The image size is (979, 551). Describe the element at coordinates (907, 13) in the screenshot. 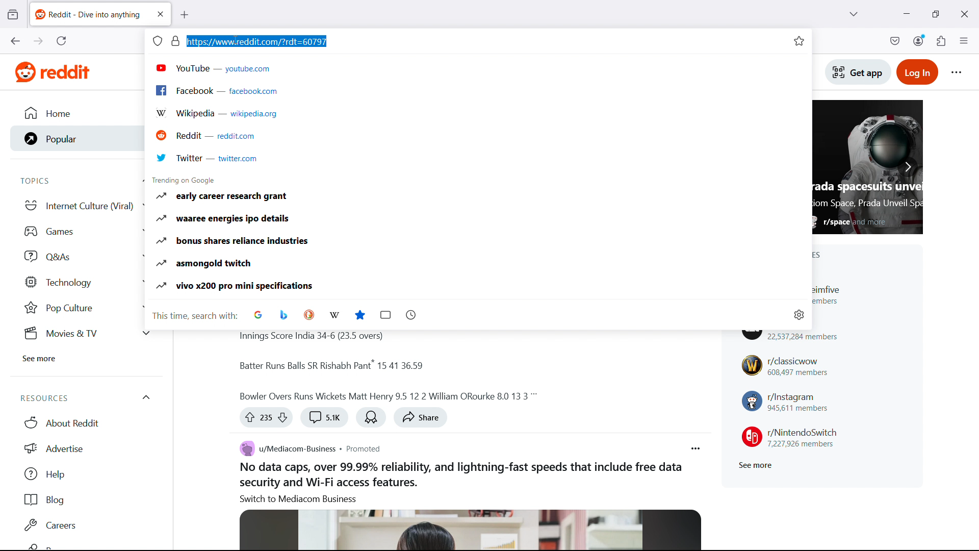

I see `minimize` at that location.